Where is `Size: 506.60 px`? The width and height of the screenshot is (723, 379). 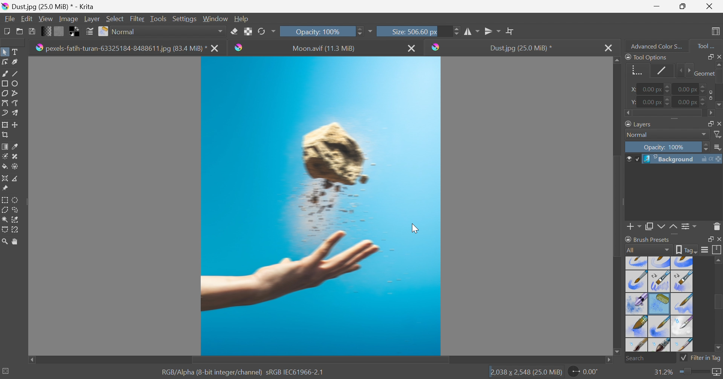
Size: 506.60 px is located at coordinates (402, 31).